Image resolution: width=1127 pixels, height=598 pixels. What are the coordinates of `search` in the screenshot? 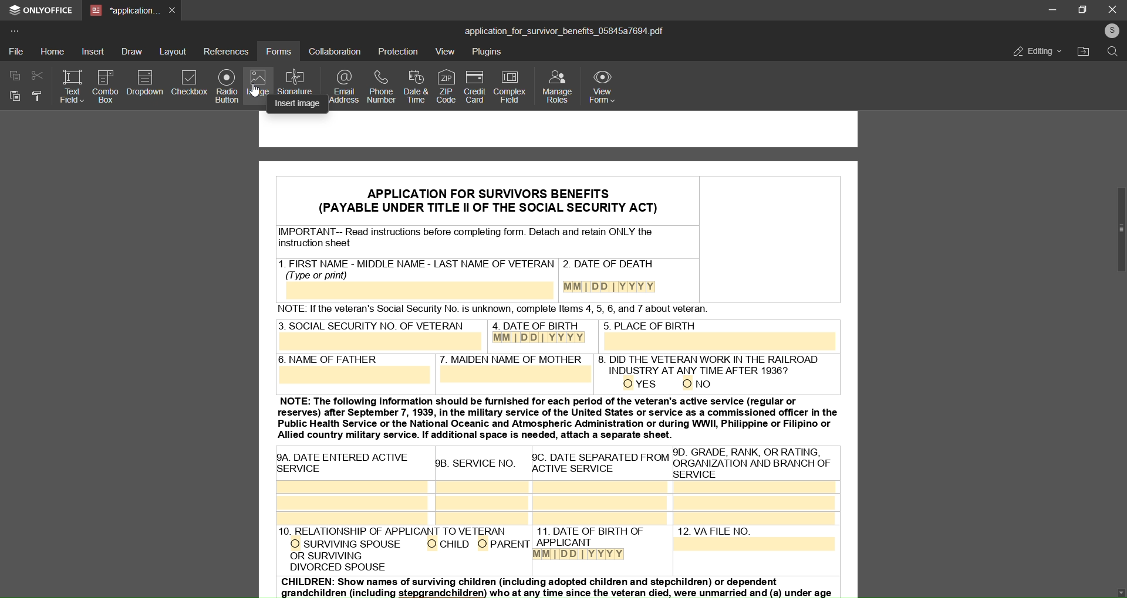 It's located at (1112, 53).